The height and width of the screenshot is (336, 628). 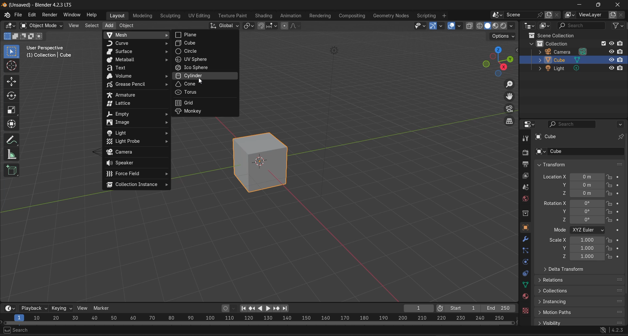 What do you see at coordinates (470, 26) in the screenshot?
I see `toggle x-ray` at bounding box center [470, 26].